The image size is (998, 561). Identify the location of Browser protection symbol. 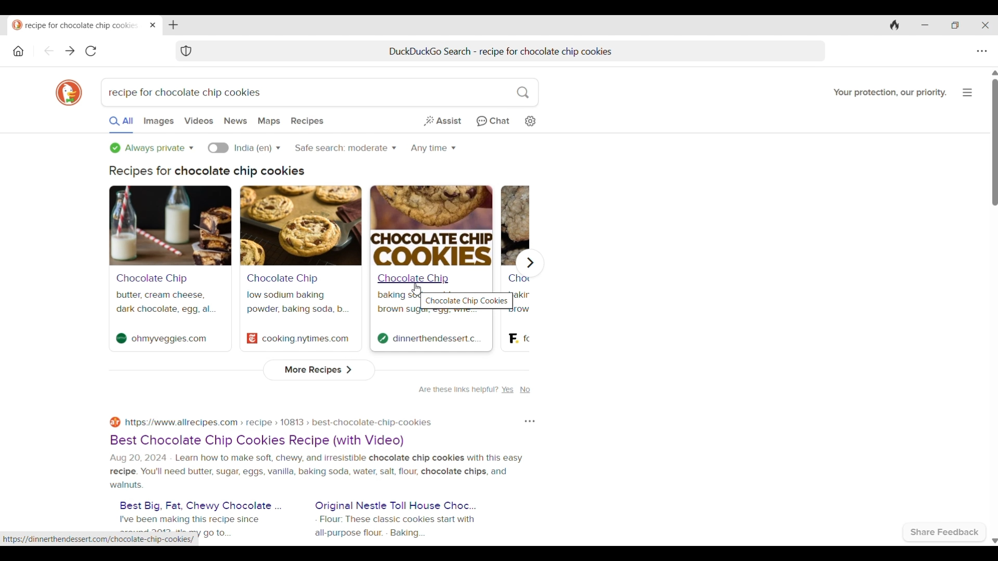
(186, 51).